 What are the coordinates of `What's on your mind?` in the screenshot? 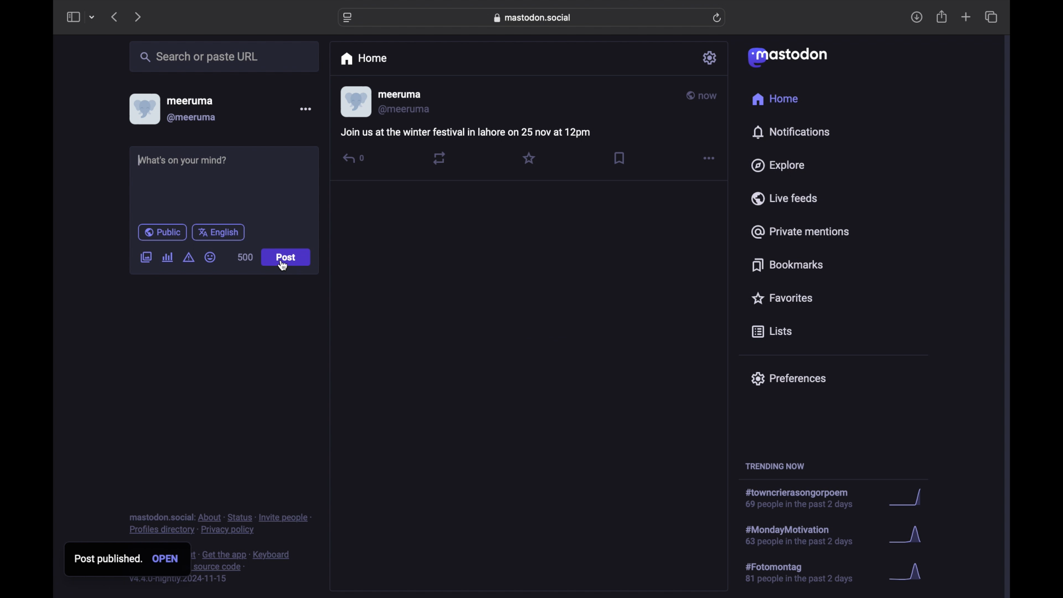 It's located at (188, 162).